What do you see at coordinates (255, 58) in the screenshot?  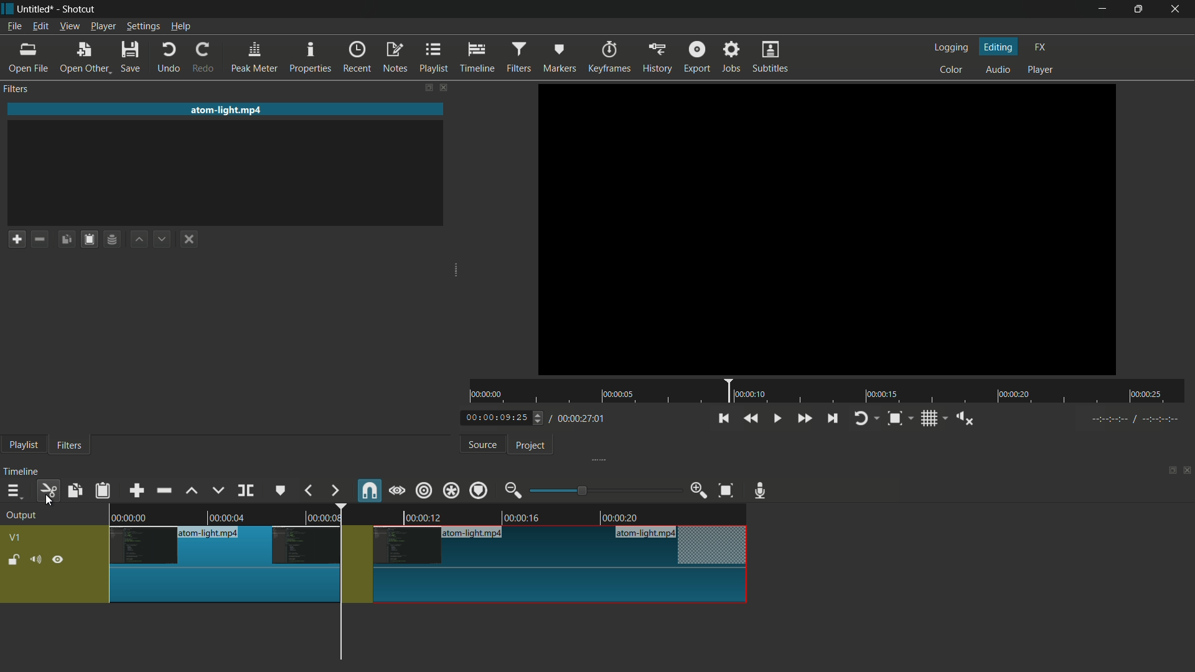 I see `peak meter` at bounding box center [255, 58].